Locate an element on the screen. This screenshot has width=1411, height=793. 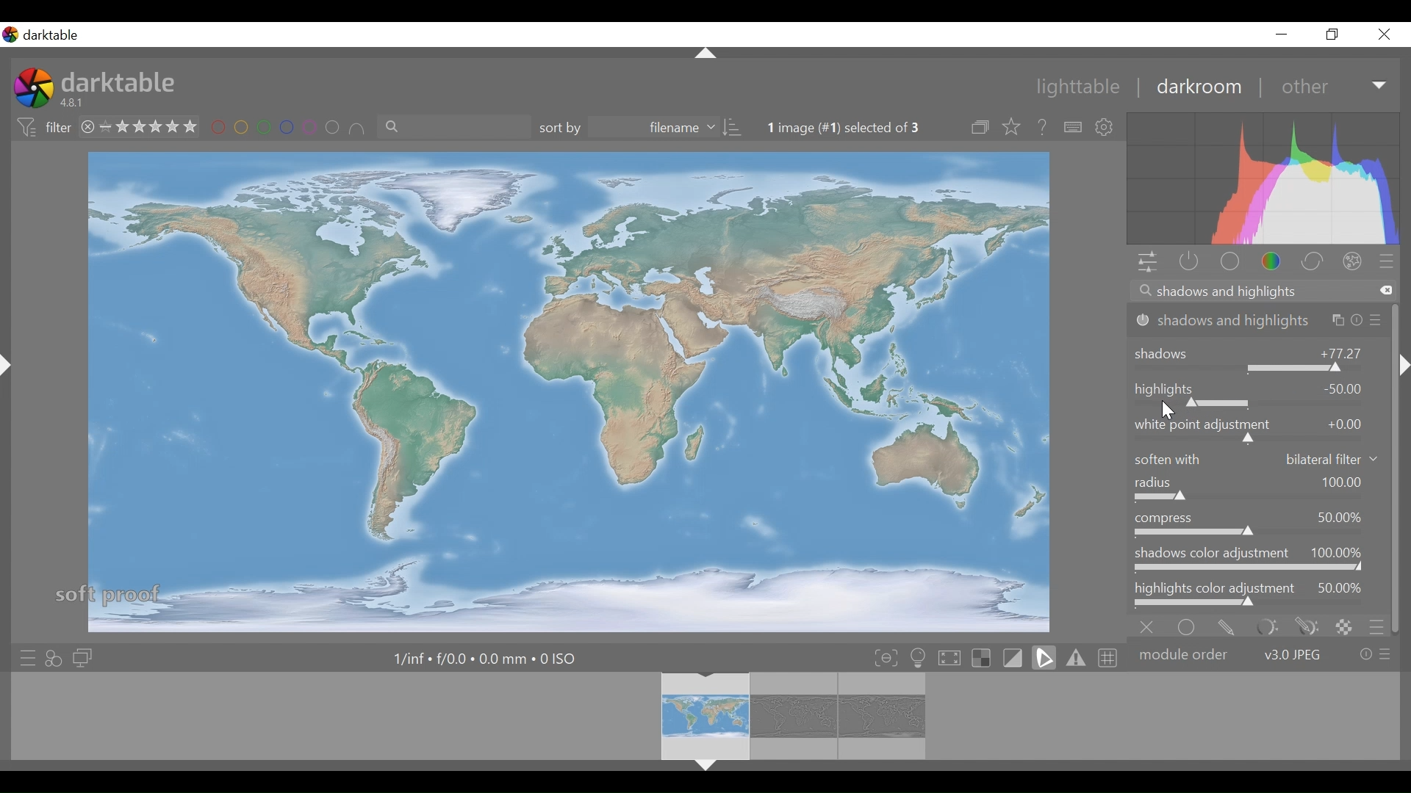
darktable is located at coordinates (121, 82).